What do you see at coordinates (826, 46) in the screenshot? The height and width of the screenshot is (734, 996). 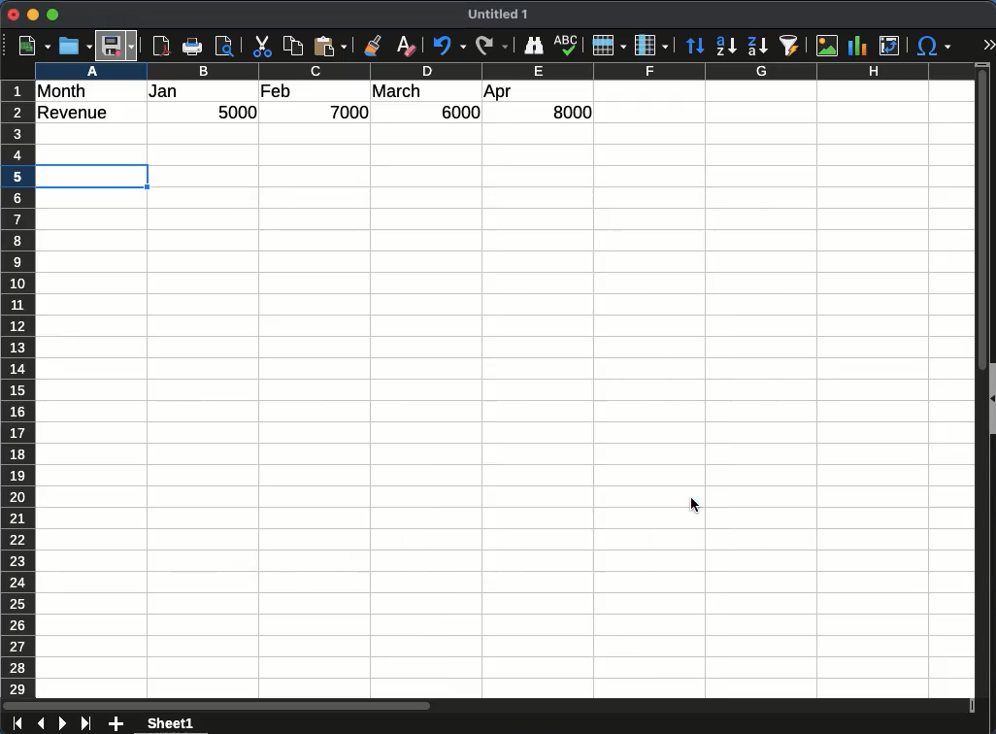 I see `image` at bounding box center [826, 46].